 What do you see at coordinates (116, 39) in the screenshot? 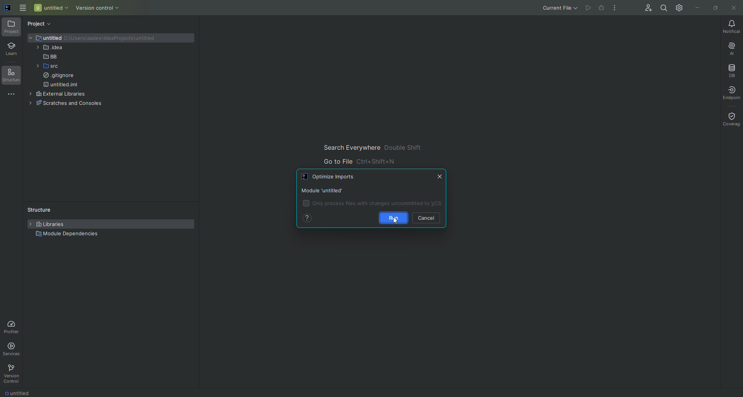
I see `Folder path` at bounding box center [116, 39].